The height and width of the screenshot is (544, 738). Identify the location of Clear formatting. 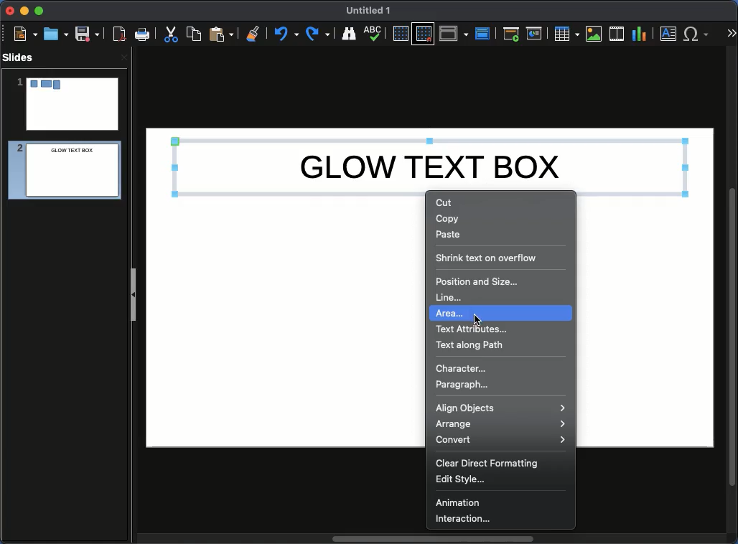
(253, 32).